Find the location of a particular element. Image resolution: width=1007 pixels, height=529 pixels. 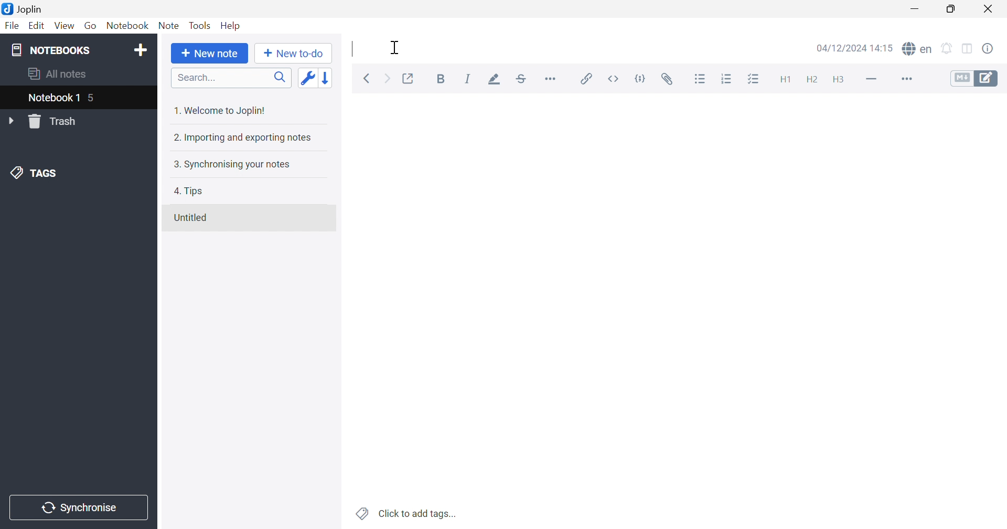

Code Block is located at coordinates (642, 80).